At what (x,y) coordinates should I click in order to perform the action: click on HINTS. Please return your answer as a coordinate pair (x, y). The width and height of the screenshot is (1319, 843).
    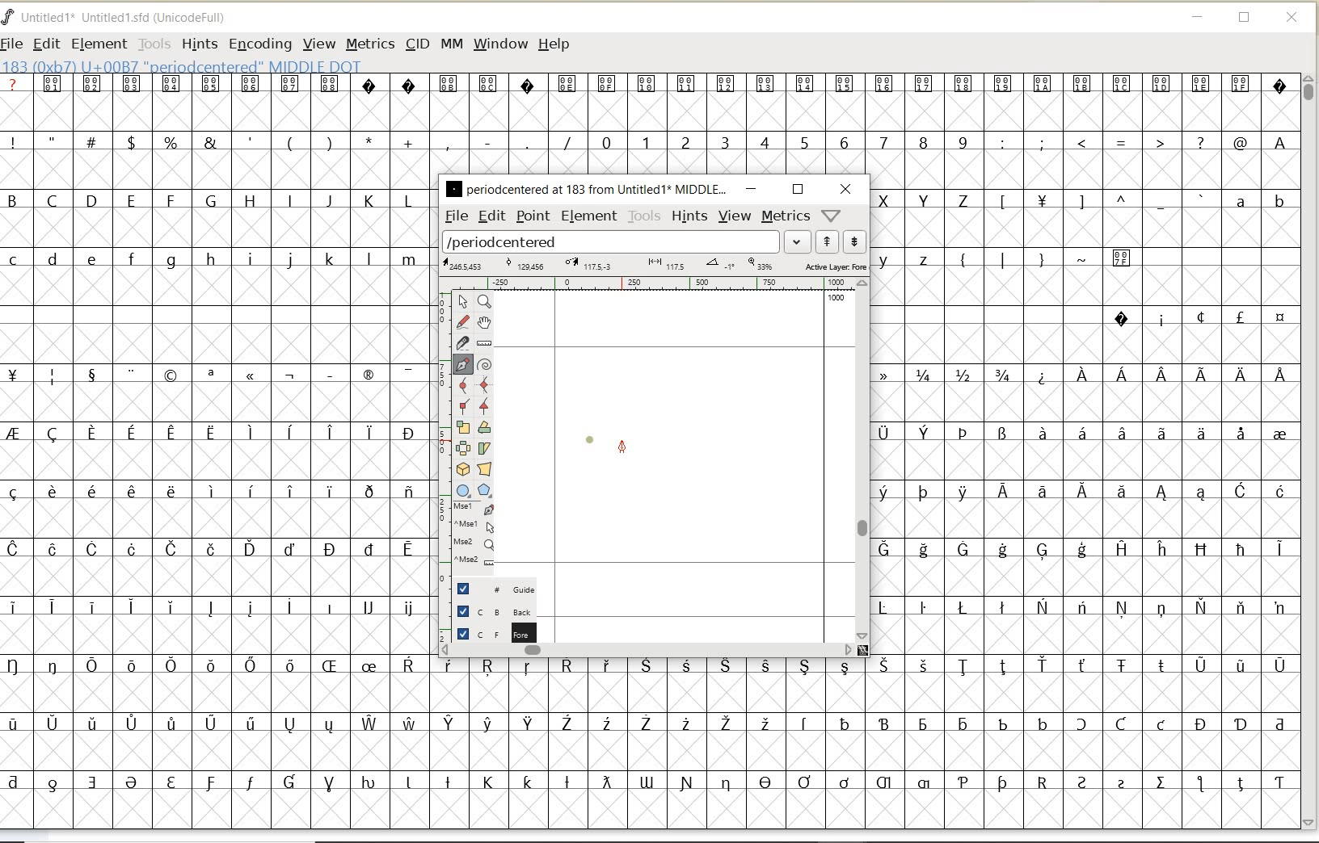
    Looking at the image, I should click on (198, 44).